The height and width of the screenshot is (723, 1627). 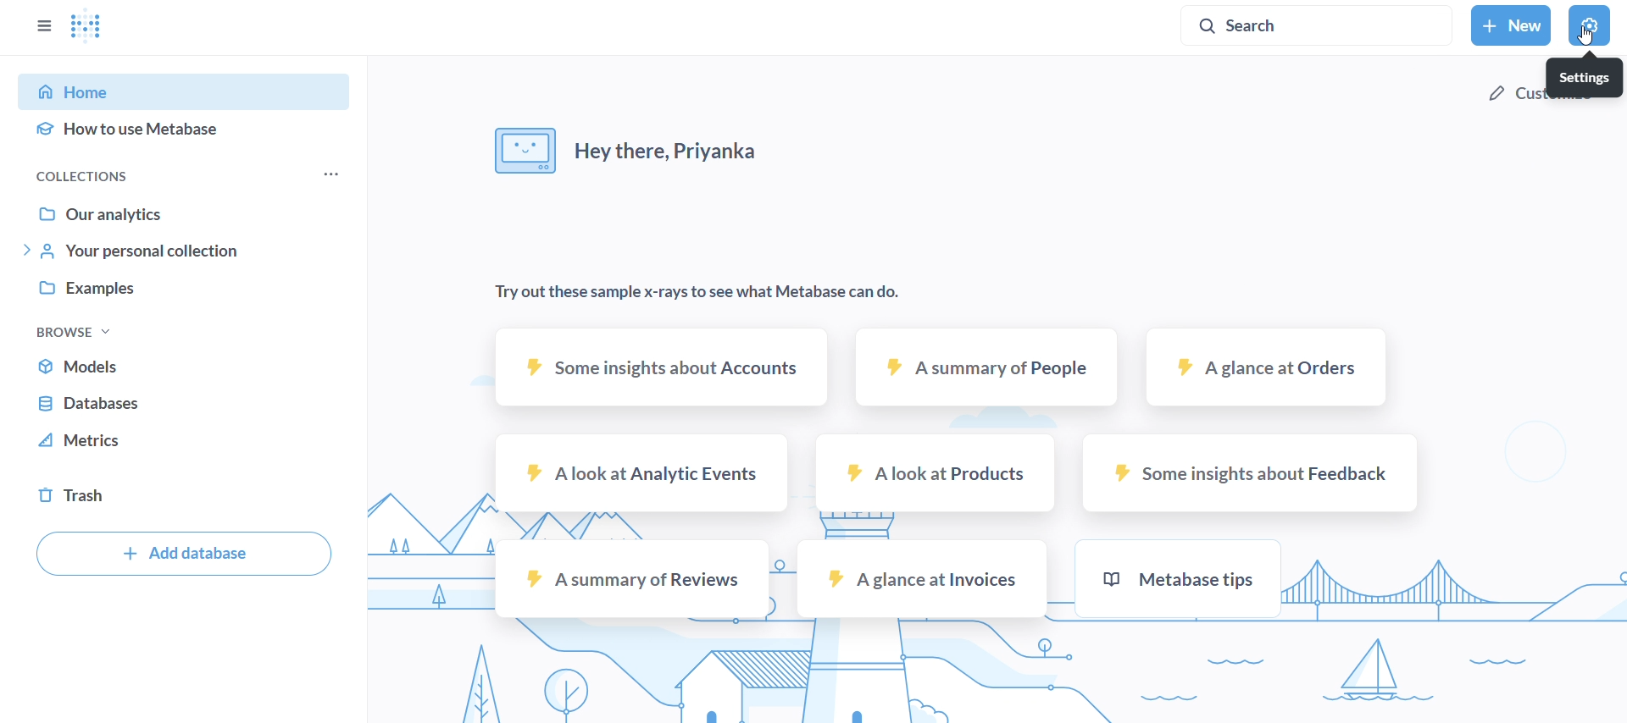 What do you see at coordinates (188, 213) in the screenshot?
I see `our analytics` at bounding box center [188, 213].